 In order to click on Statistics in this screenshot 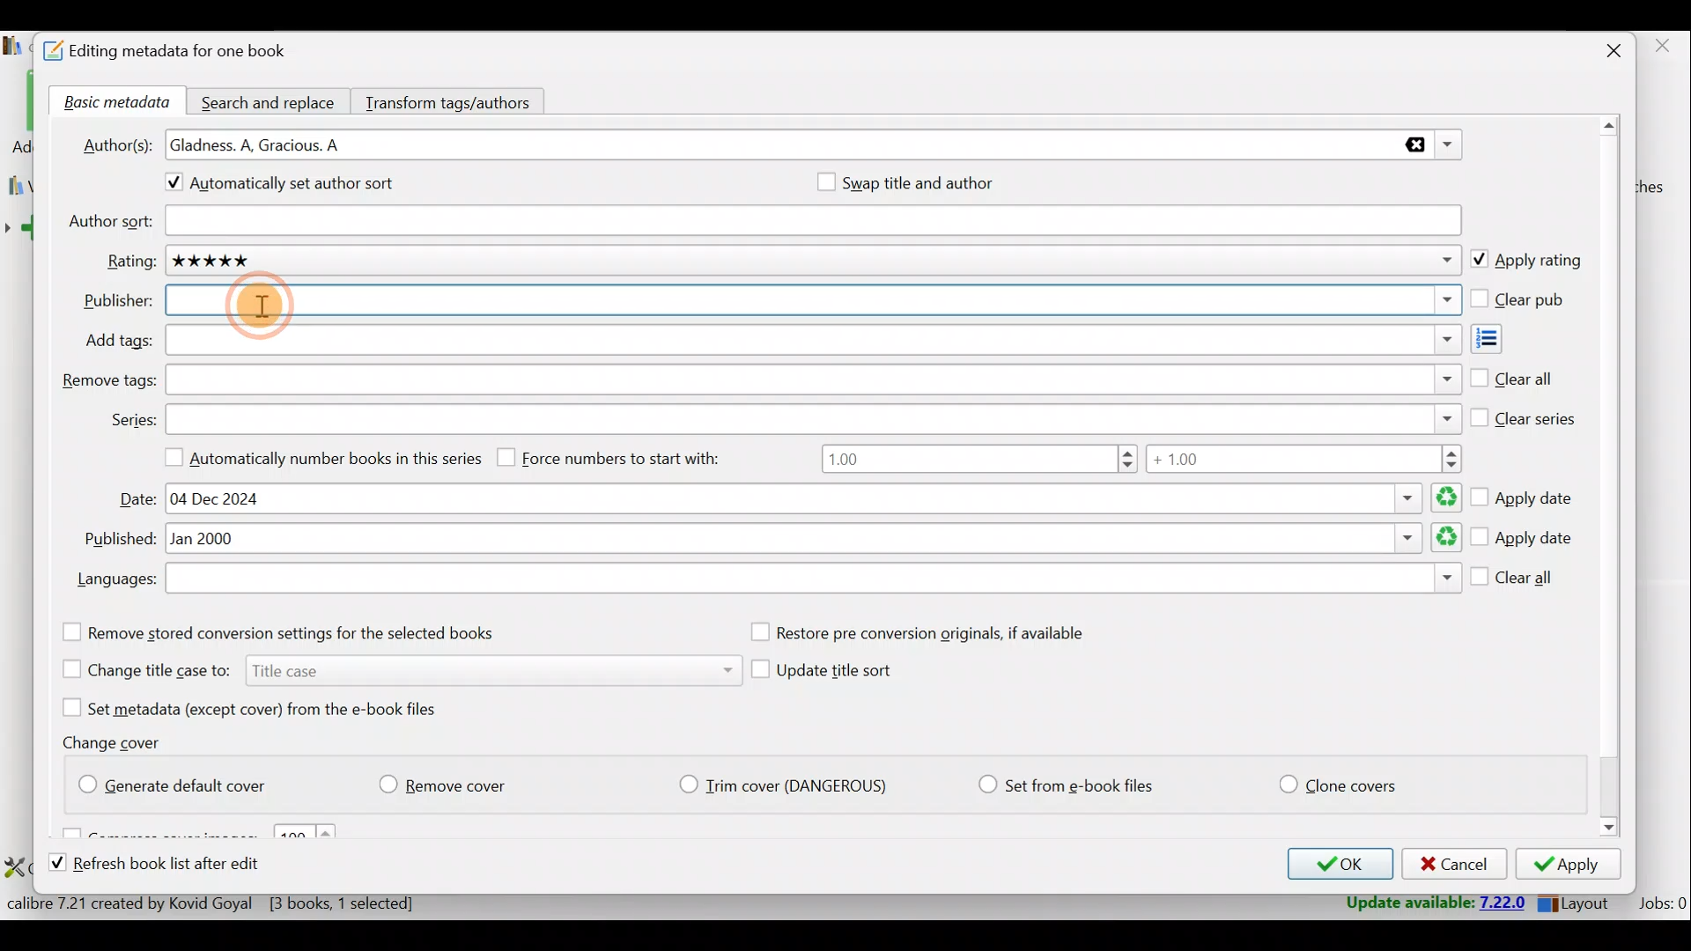, I will do `click(244, 903)`.